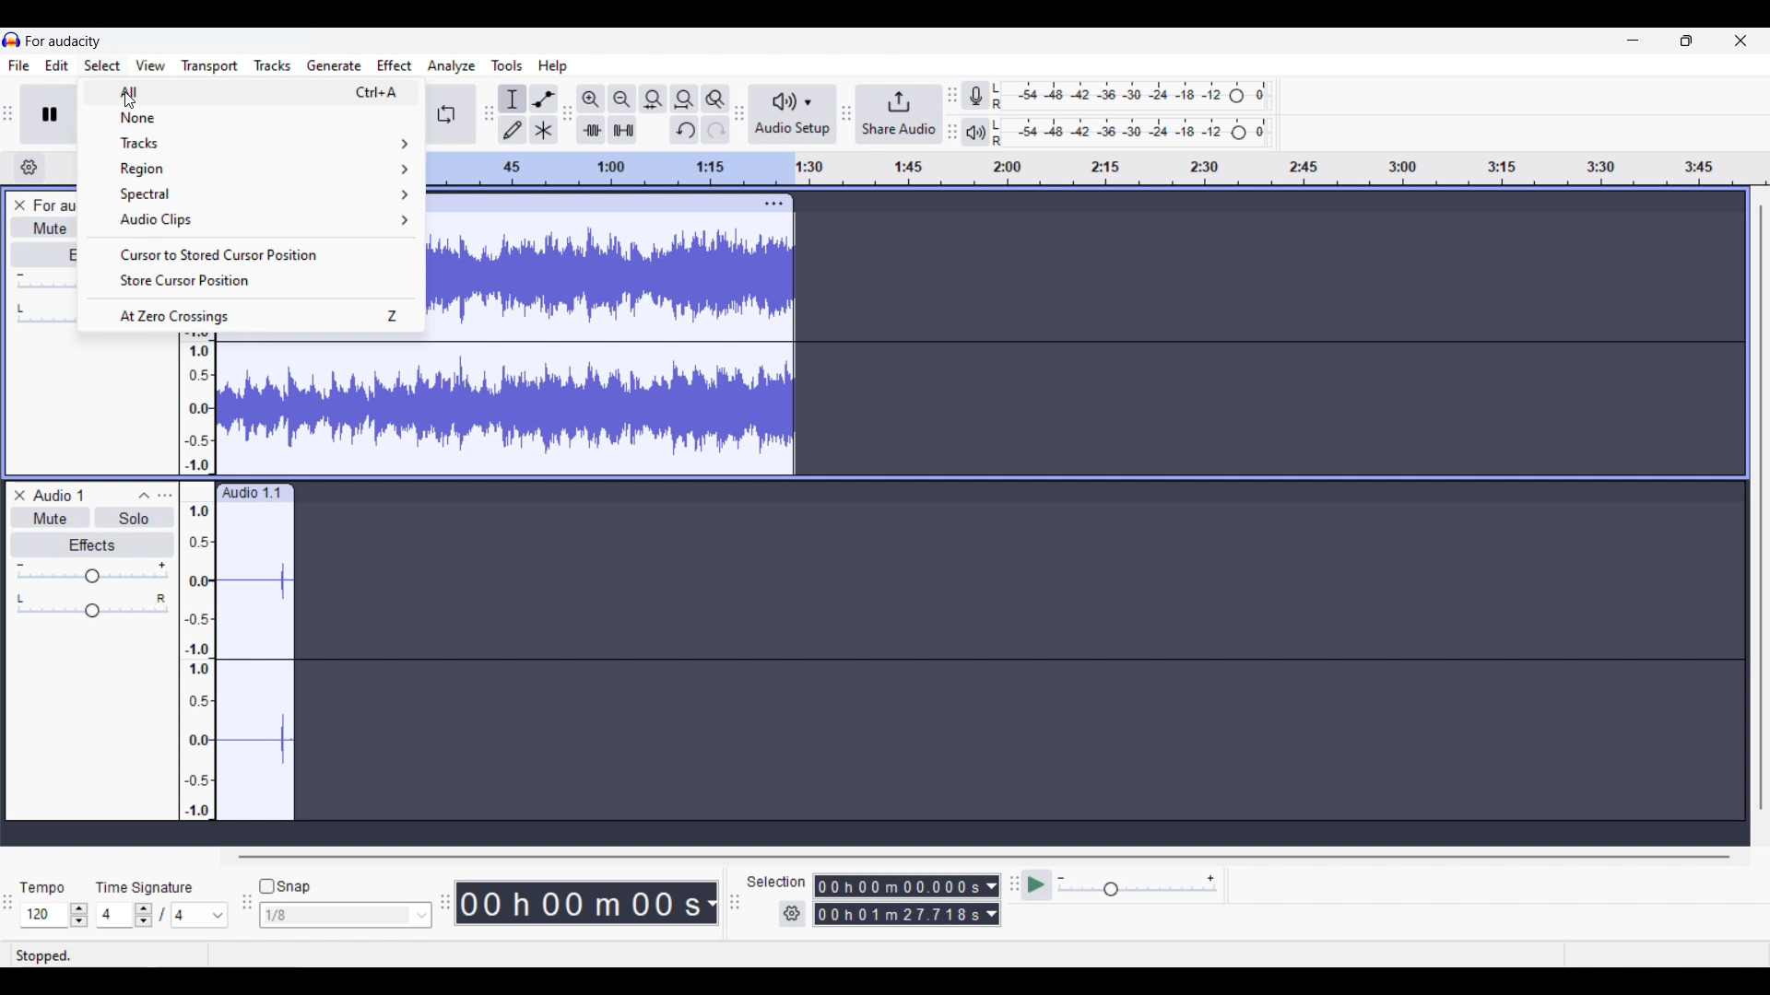 The height and width of the screenshot is (995, 1770). Describe the element at coordinates (254, 666) in the screenshot. I see `track waveform` at that location.